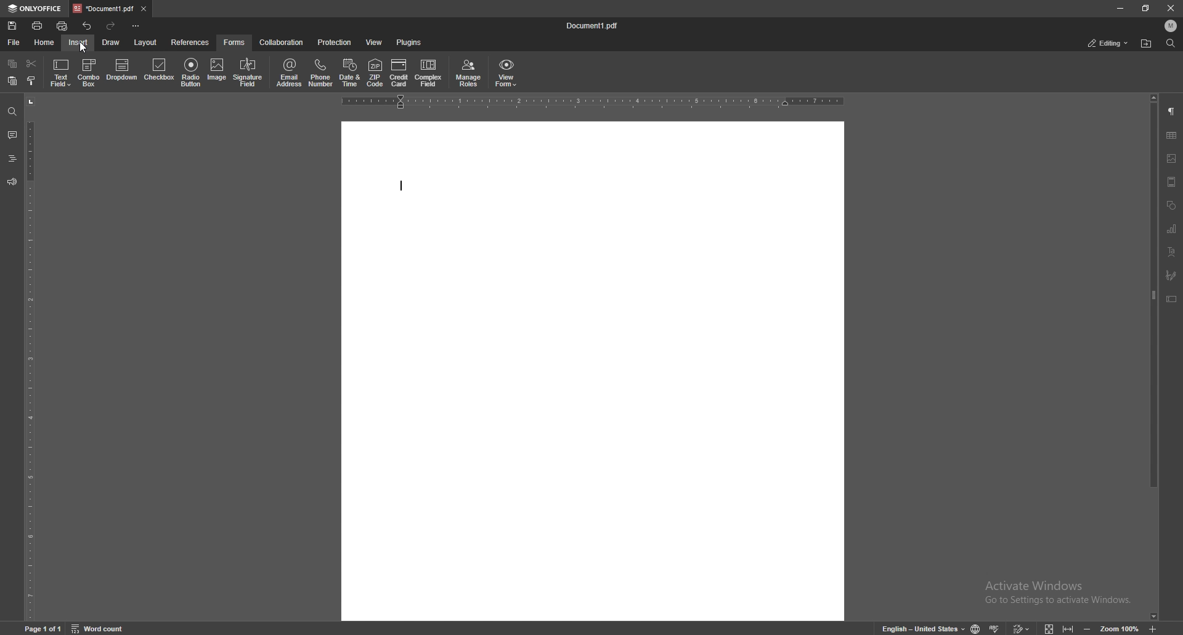  What do you see at coordinates (248, 72) in the screenshot?
I see `signature field` at bounding box center [248, 72].